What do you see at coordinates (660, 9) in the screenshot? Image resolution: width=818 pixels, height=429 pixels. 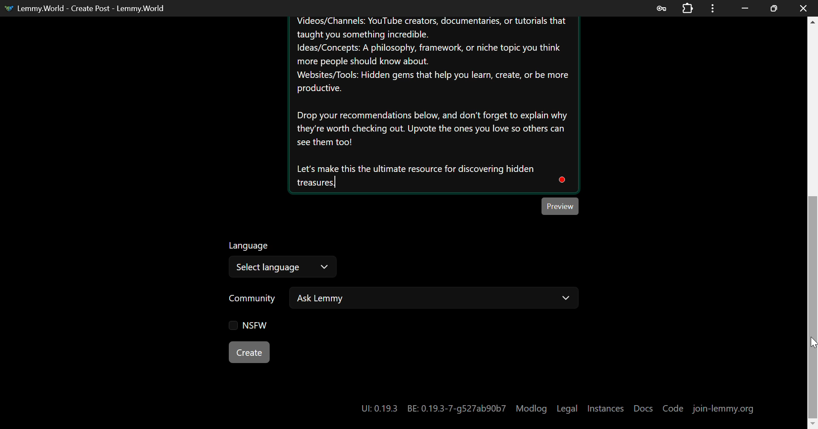 I see `Saved Password Data` at bounding box center [660, 9].